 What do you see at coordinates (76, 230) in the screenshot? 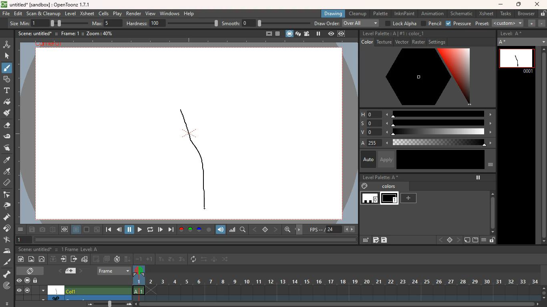
I see `layer` at bounding box center [76, 230].